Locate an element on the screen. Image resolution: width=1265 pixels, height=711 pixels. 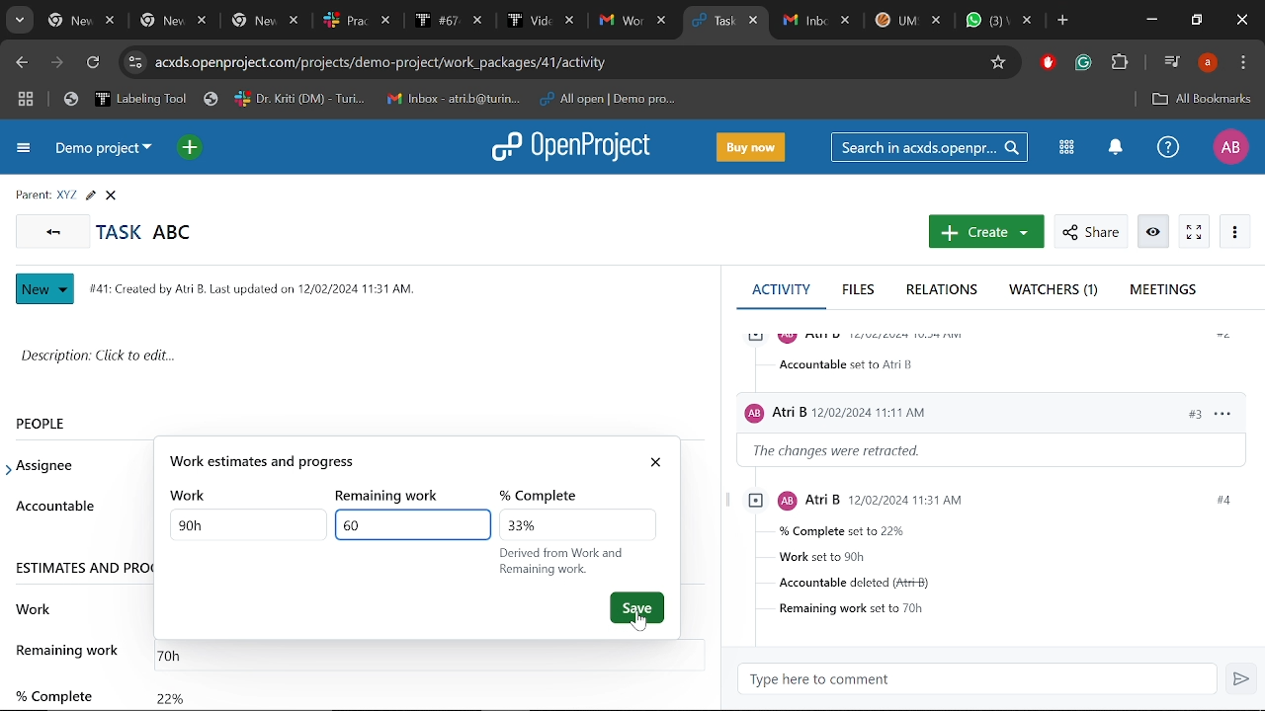
close is located at coordinates (659, 463).